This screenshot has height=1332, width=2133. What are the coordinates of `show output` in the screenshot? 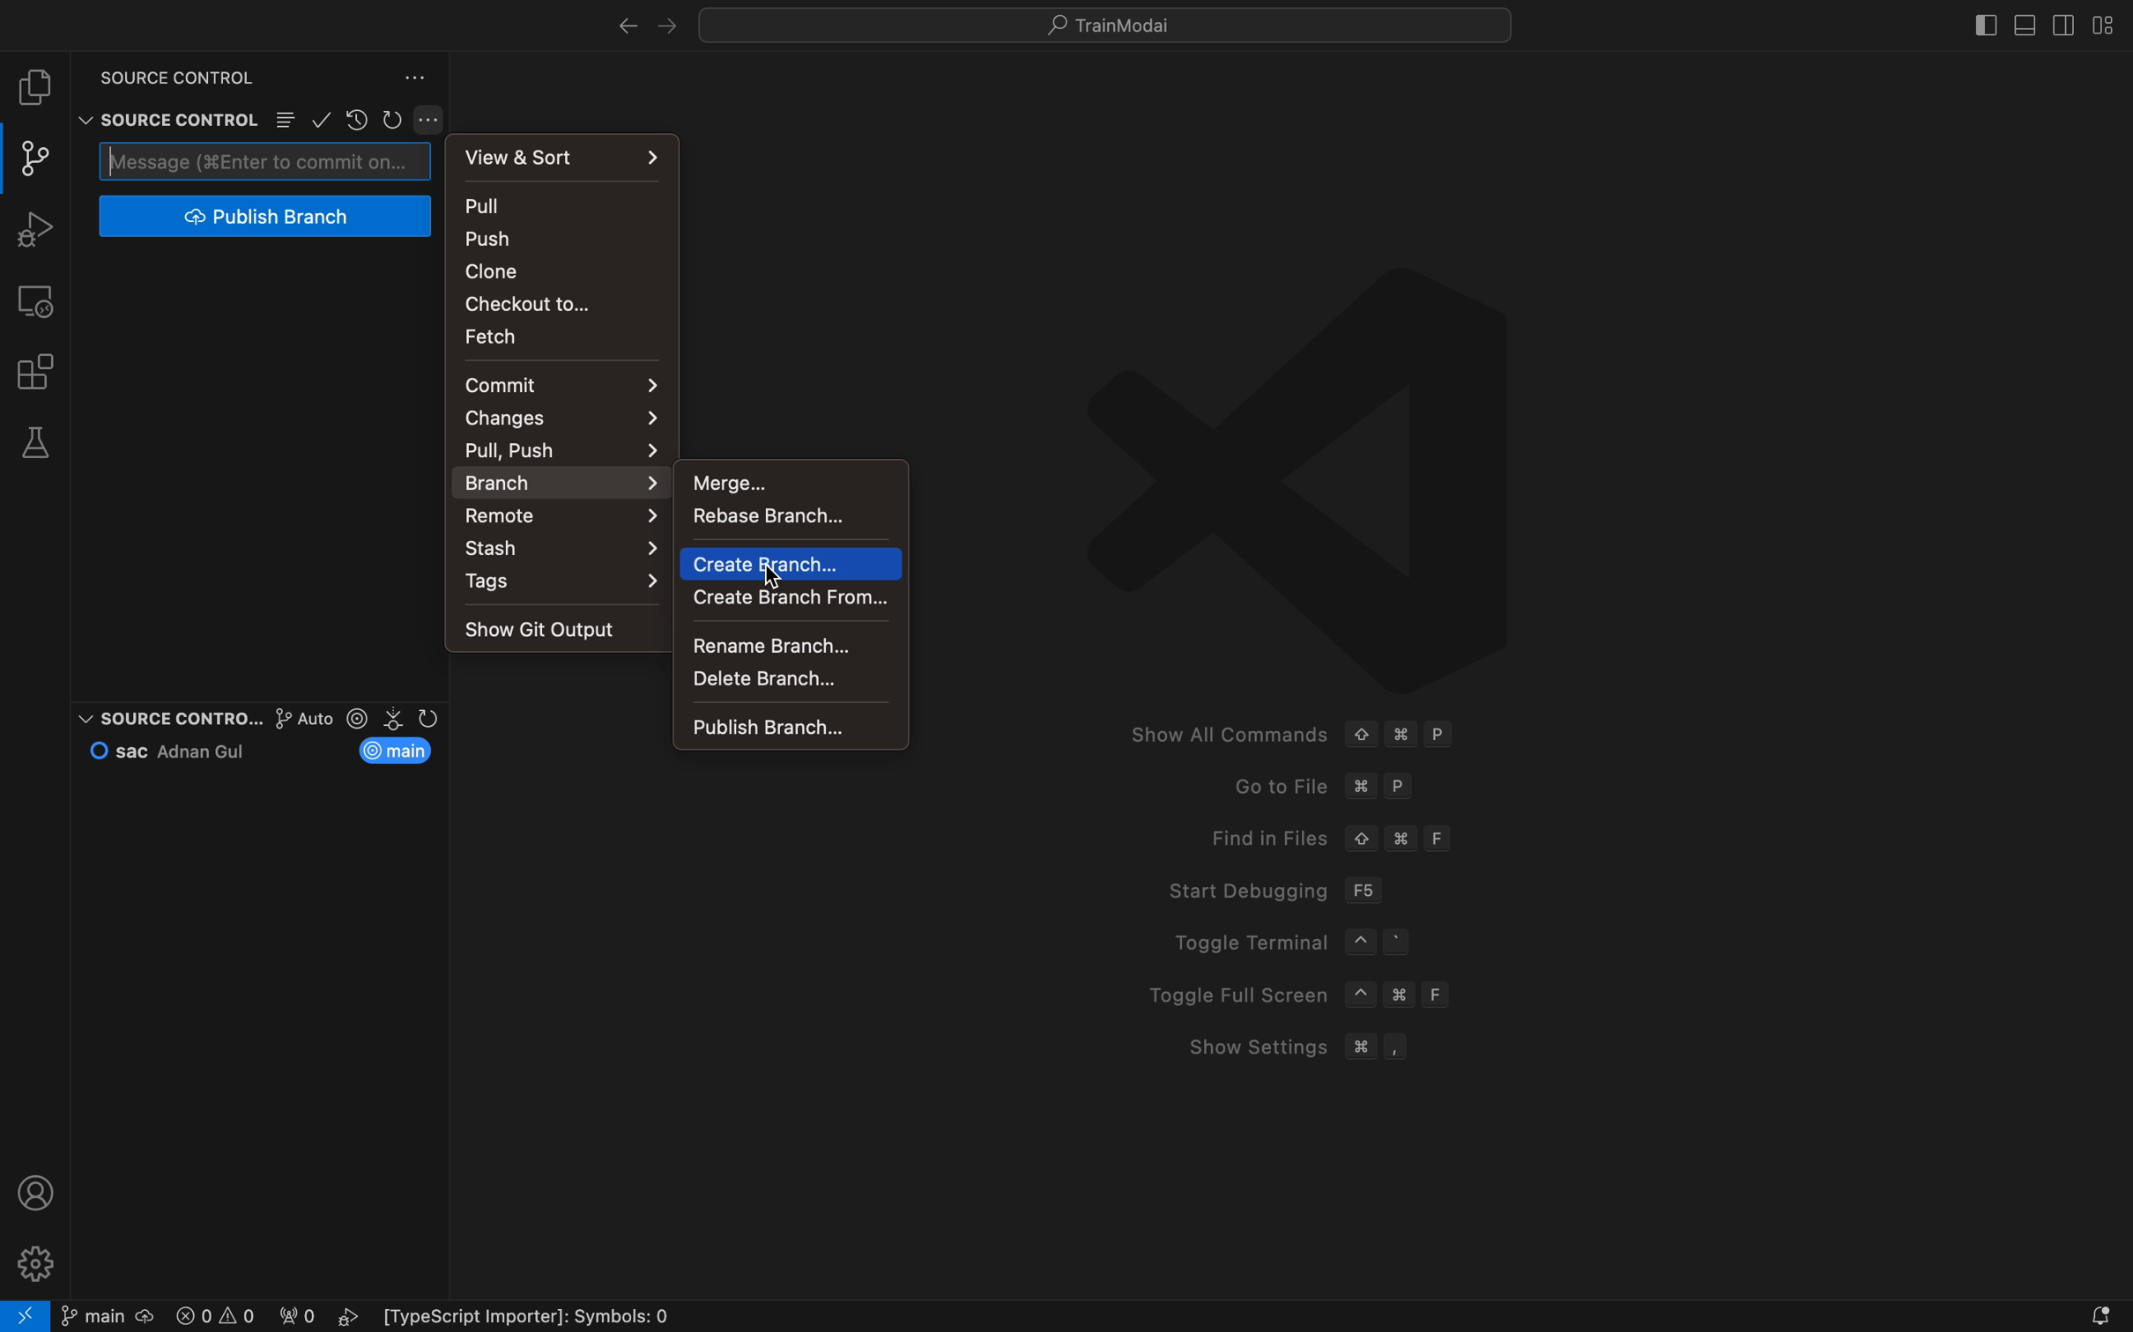 It's located at (554, 625).